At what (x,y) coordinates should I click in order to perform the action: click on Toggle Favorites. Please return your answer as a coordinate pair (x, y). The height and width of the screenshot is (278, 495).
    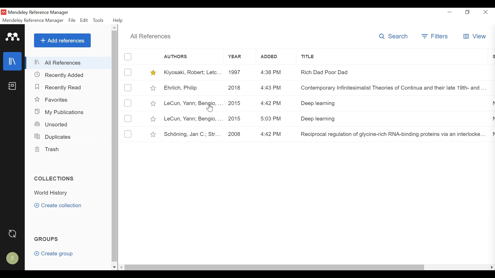
    Looking at the image, I should click on (153, 134).